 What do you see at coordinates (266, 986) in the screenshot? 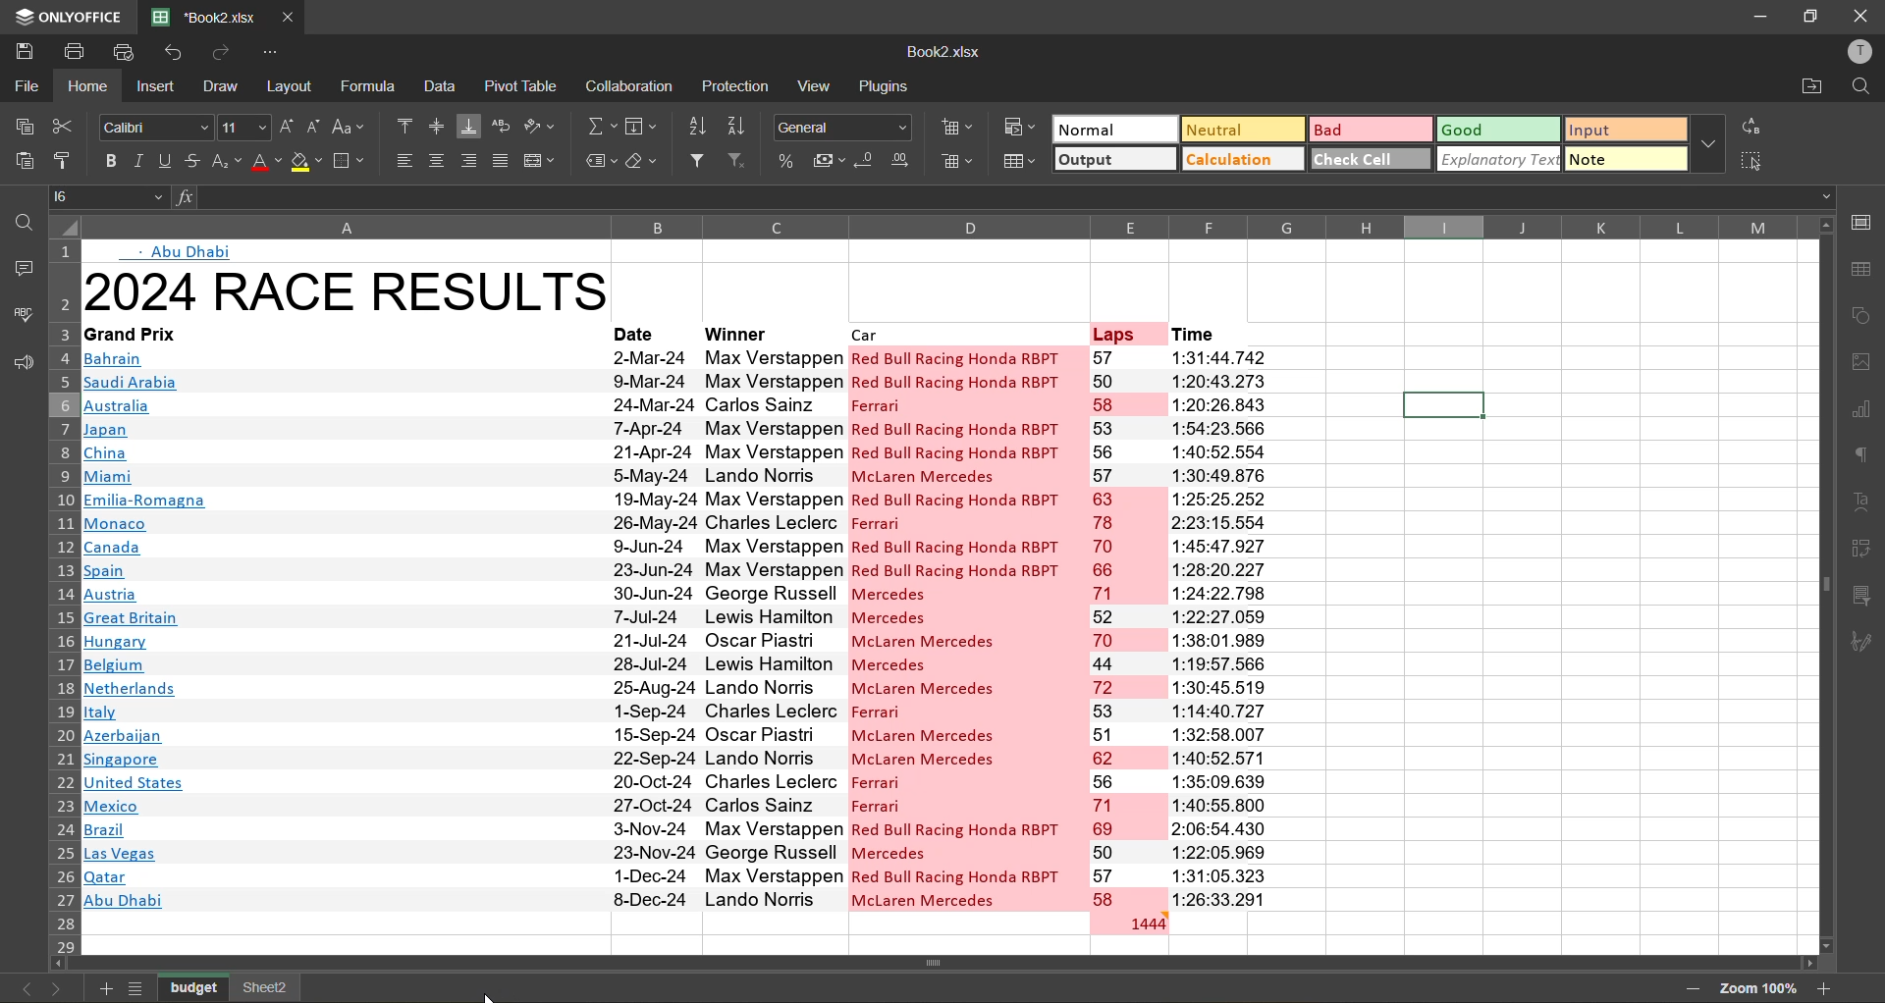
I see `sheet2` at bounding box center [266, 986].